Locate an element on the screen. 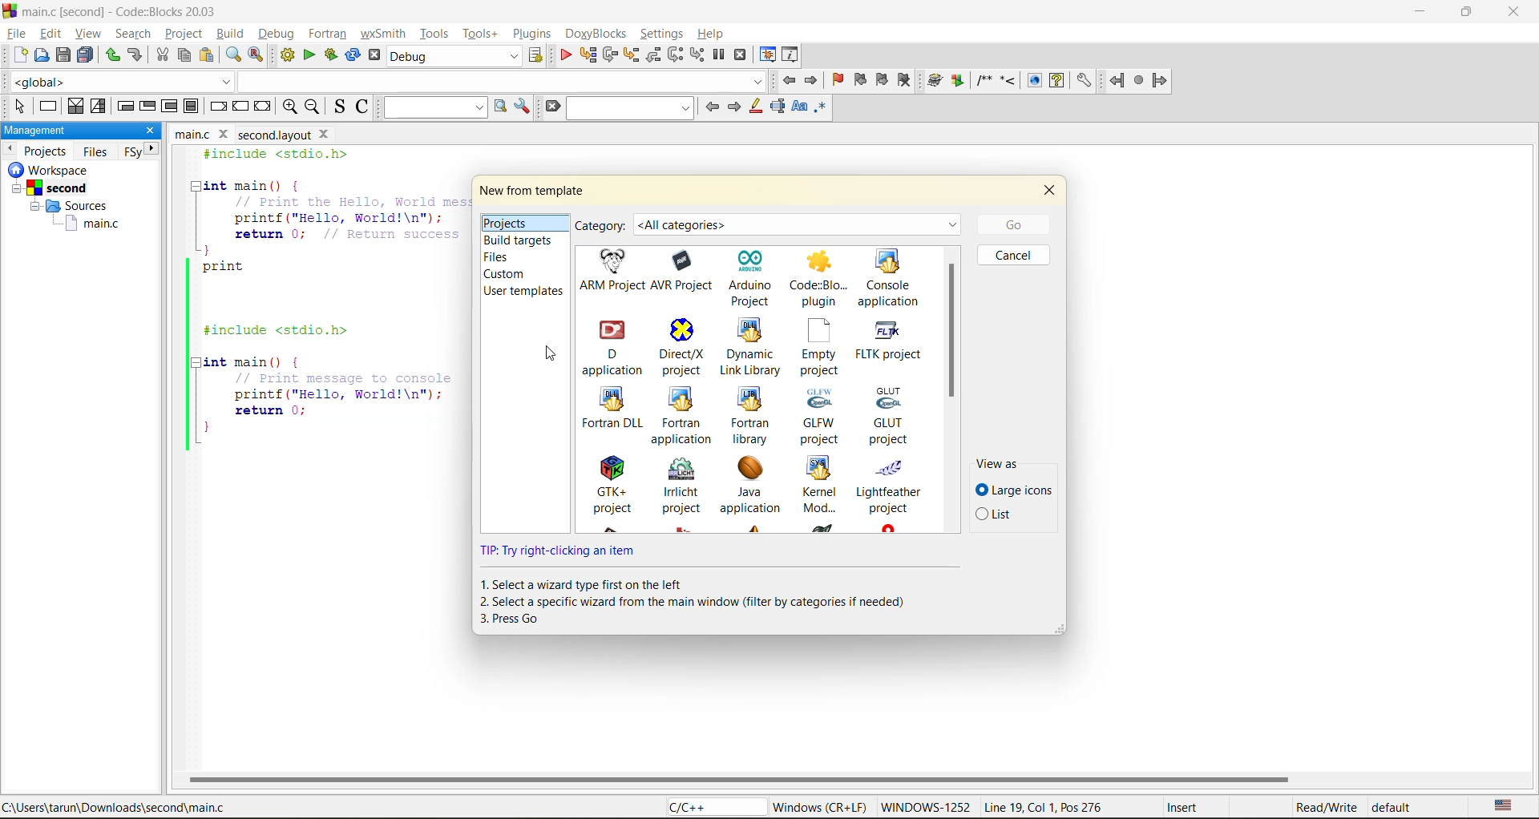 This screenshot has height=819, width=1539. new from template is located at coordinates (534, 192).